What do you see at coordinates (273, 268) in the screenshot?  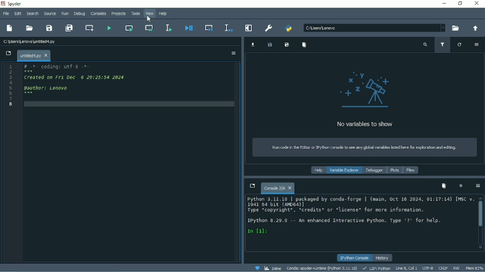 I see `Inline` at bounding box center [273, 268].